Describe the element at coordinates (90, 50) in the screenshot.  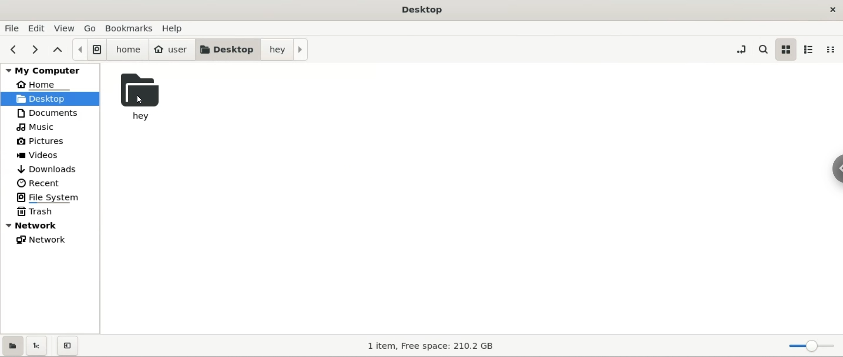
I see `file system` at that location.